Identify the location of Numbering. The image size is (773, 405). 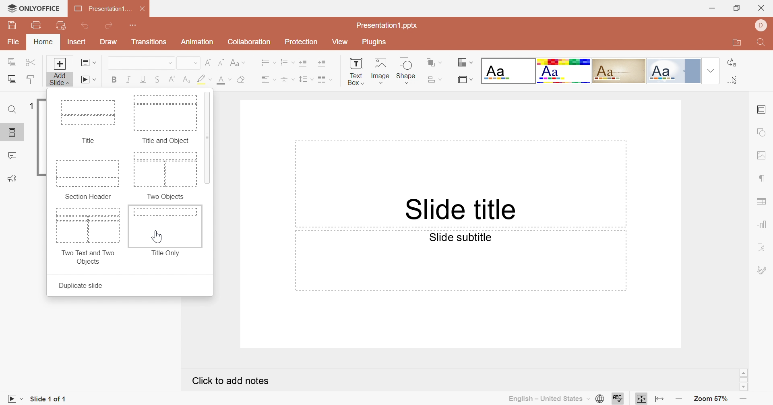
(289, 62).